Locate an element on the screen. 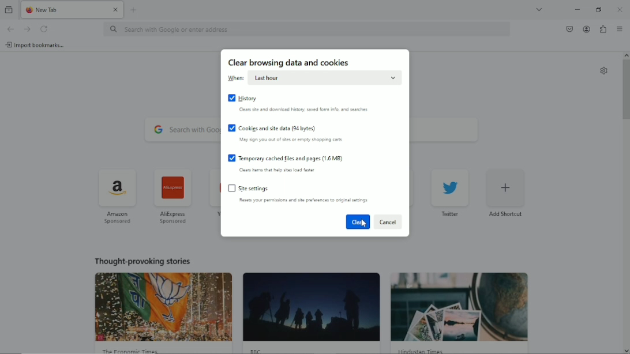 The width and height of the screenshot is (630, 354). Site settings is located at coordinates (251, 189).